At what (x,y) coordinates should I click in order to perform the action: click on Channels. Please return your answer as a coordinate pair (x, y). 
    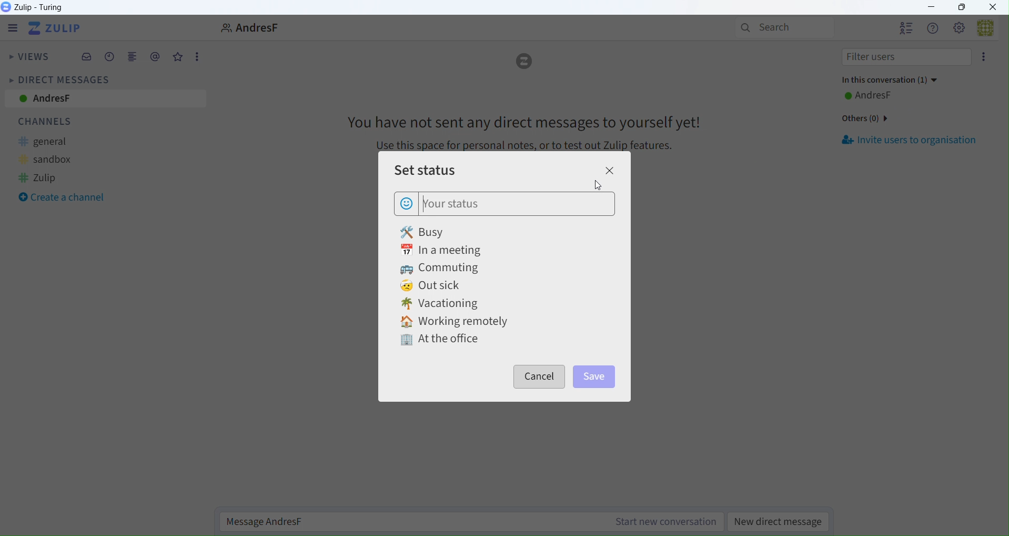
    Looking at the image, I should click on (53, 122).